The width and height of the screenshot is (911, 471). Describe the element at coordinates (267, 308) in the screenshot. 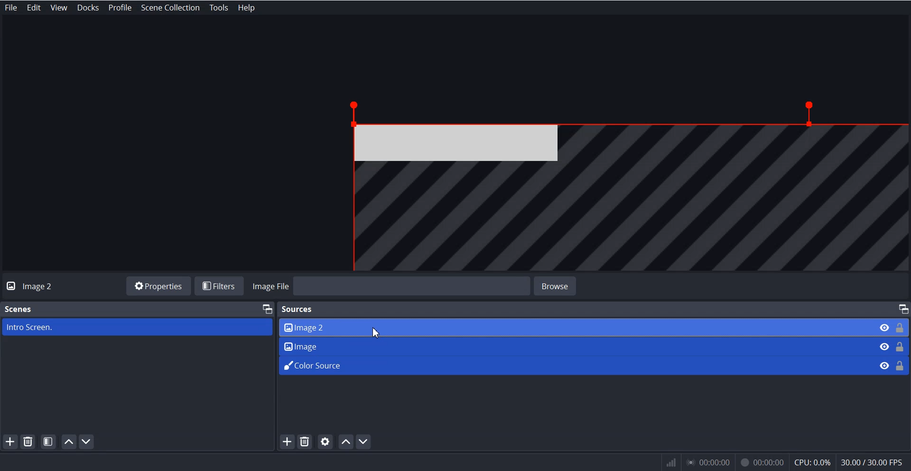

I see `Maximize` at that location.